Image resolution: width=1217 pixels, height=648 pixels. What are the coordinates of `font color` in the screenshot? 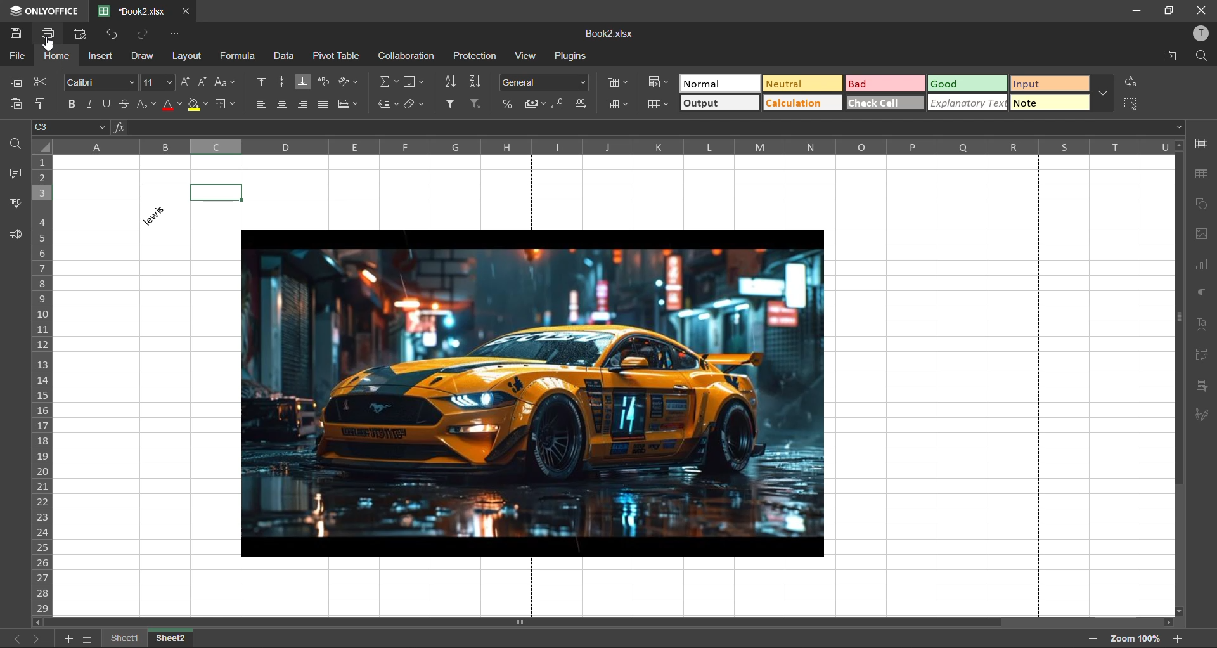 It's located at (171, 105).